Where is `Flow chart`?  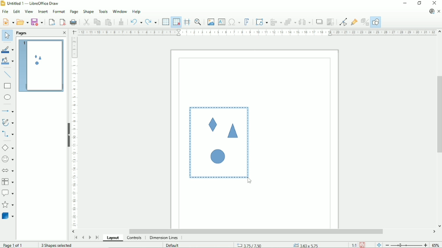 Flow chart is located at coordinates (8, 182).